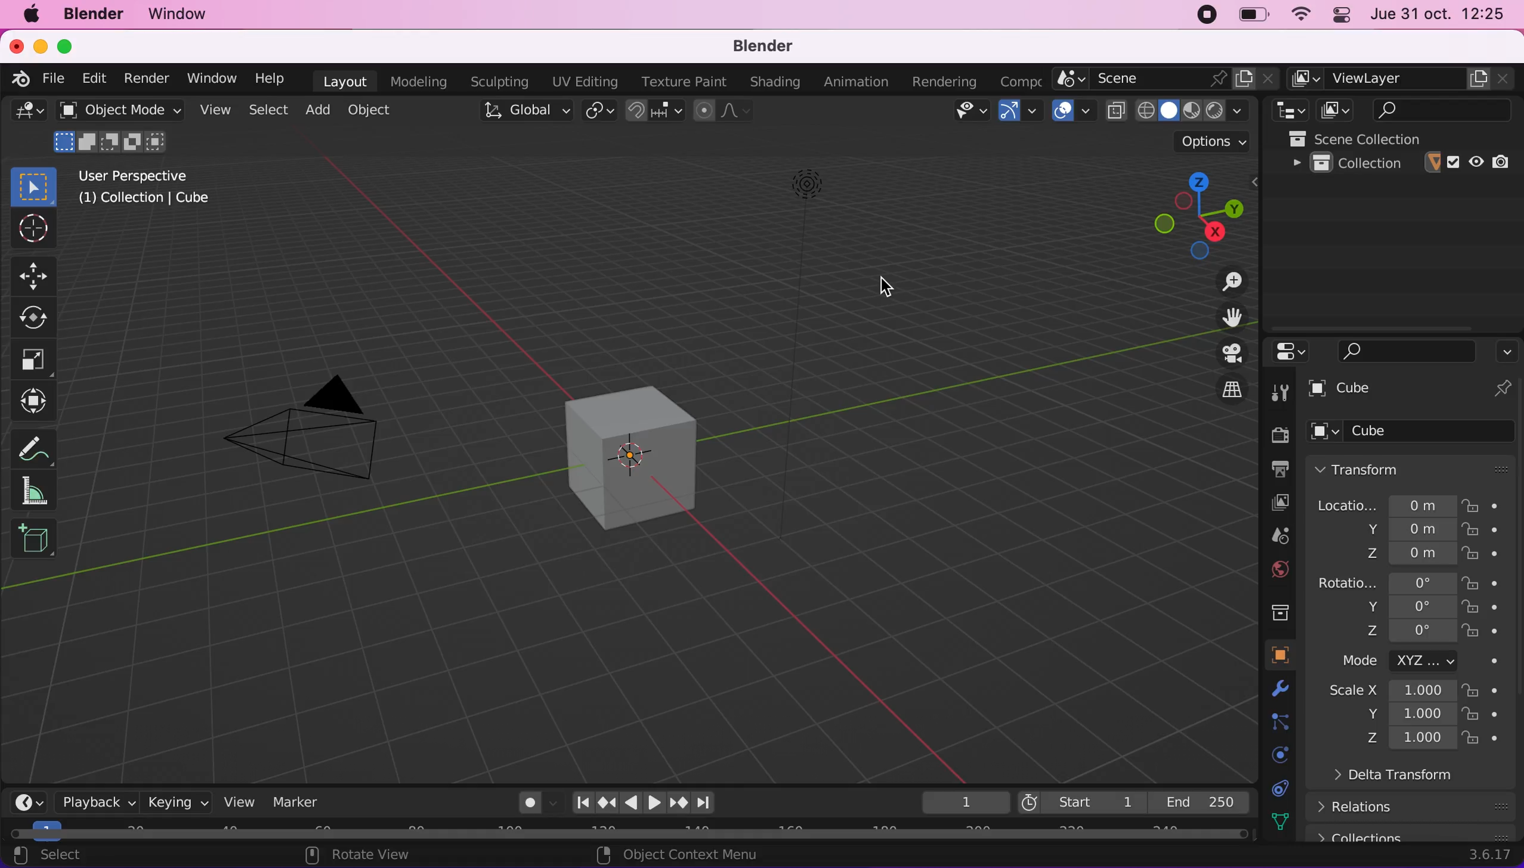 The height and width of the screenshot is (868, 1524). I want to click on blender, so click(97, 16).